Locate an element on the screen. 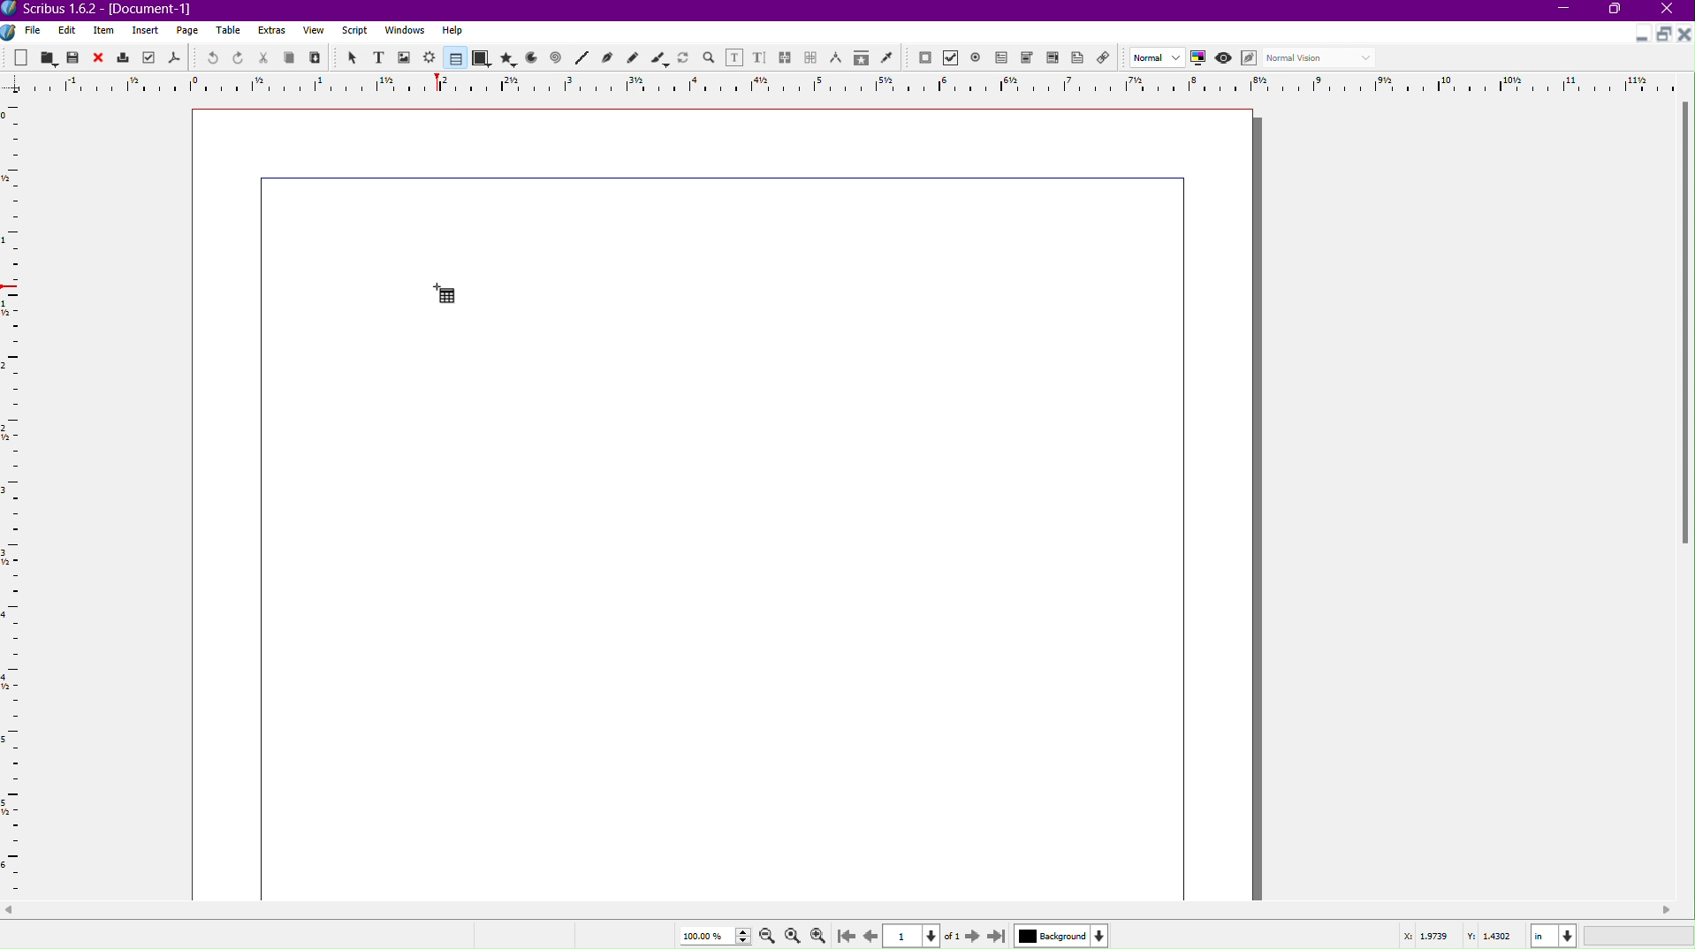 The image size is (1695, 949). Logo is located at coordinates (11, 31).